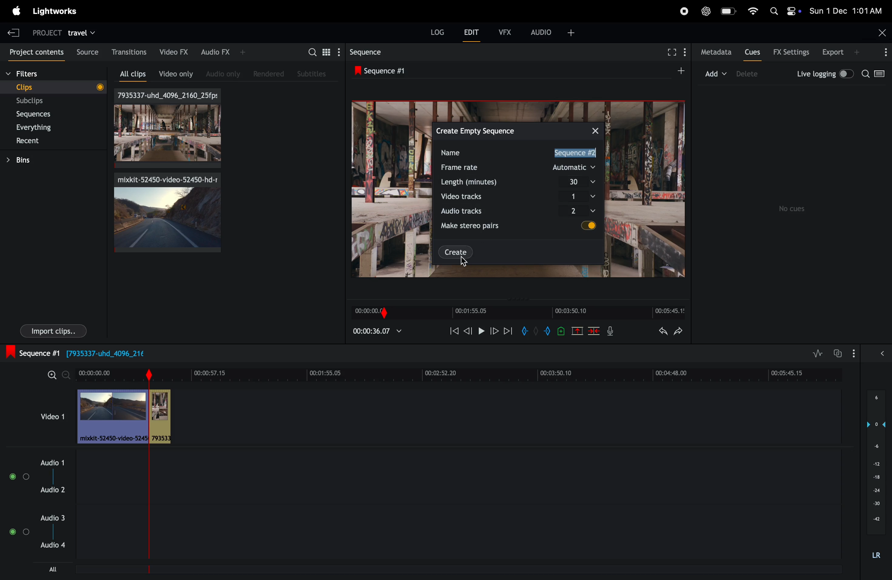  What do you see at coordinates (679, 332) in the screenshot?
I see `redo` at bounding box center [679, 332].